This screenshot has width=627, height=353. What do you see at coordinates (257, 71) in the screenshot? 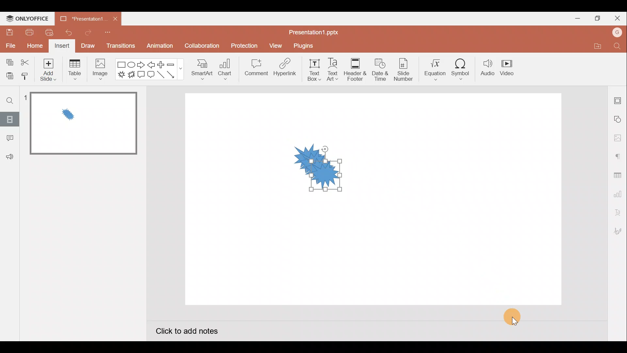
I see `Comment` at bounding box center [257, 71].